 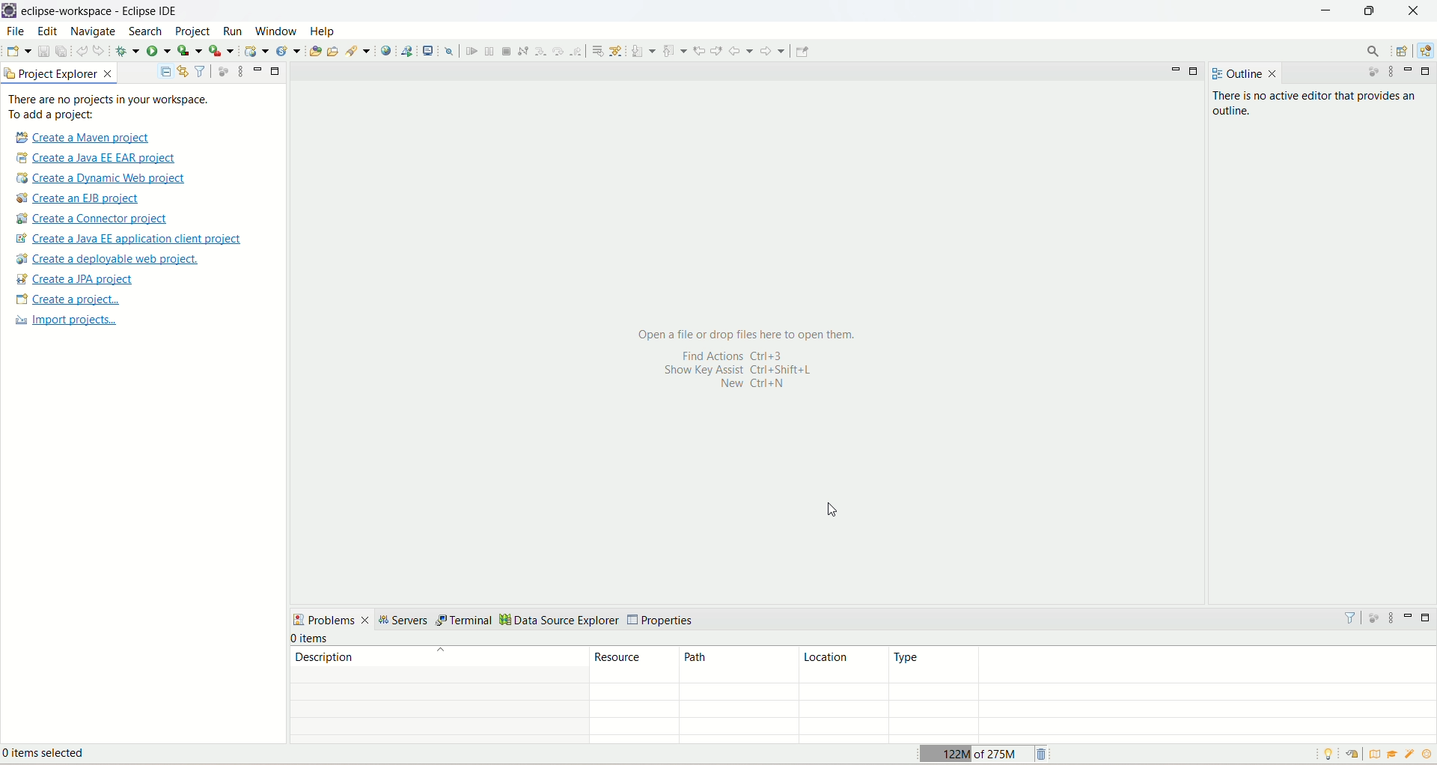 What do you see at coordinates (102, 179) in the screenshot?
I see `create a Dynamic web project` at bounding box center [102, 179].